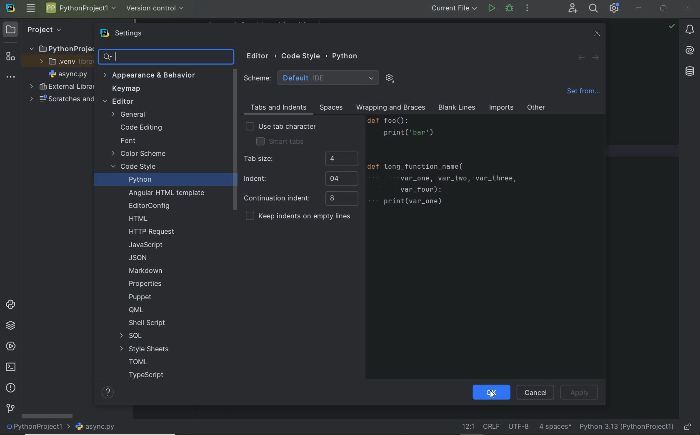 The image size is (700, 435). Describe the element at coordinates (689, 427) in the screenshot. I see `make file ready only` at that location.